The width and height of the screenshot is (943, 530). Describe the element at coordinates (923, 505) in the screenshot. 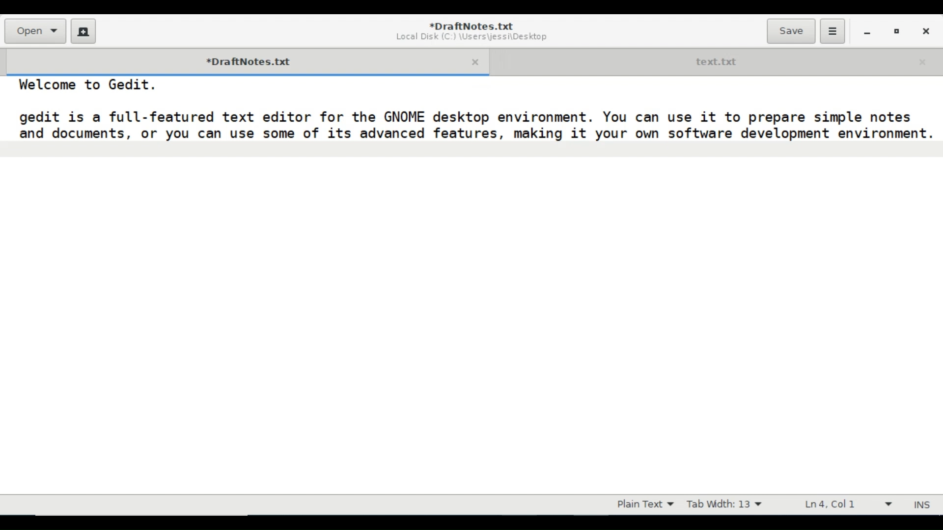

I see `Insert Mode` at that location.